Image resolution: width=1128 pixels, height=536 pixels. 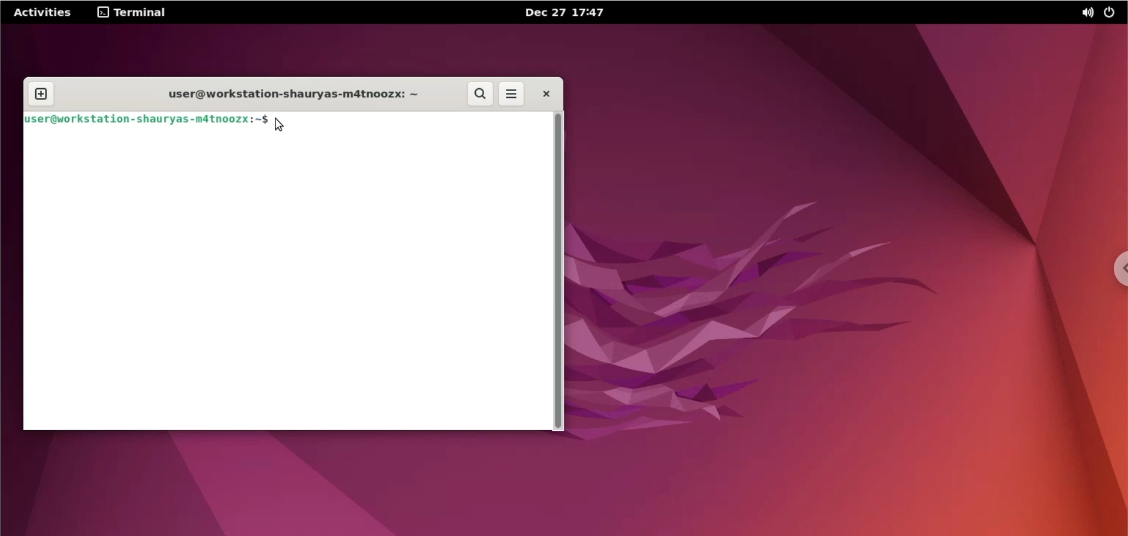 I want to click on new tab, so click(x=41, y=94).